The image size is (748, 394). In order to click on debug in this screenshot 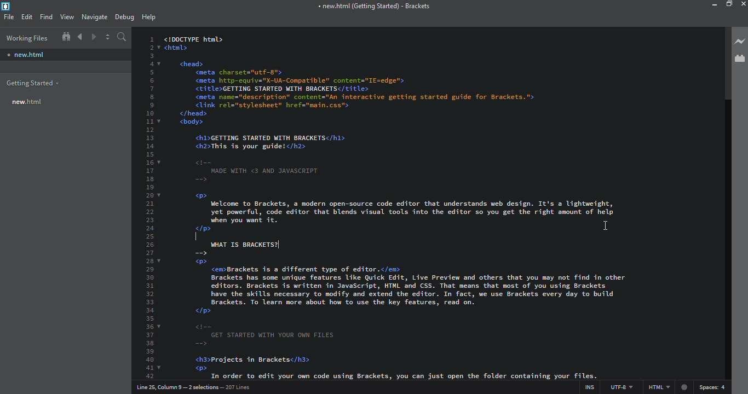, I will do `click(124, 15)`.